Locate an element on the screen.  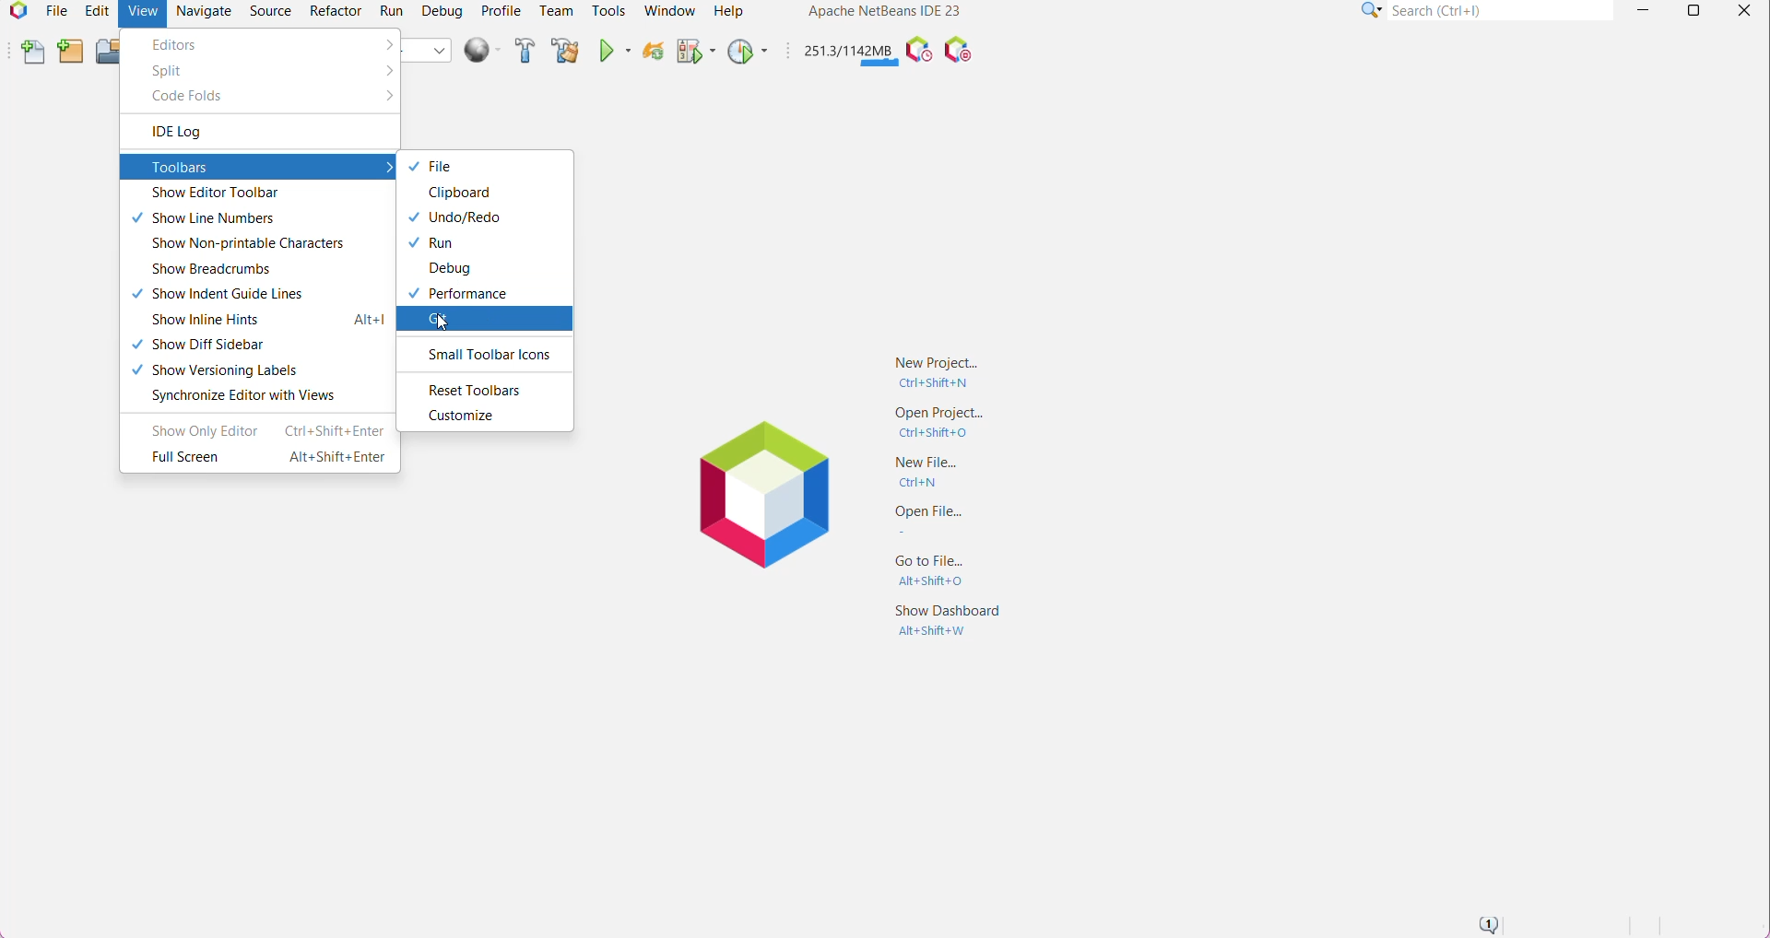
New File is located at coordinates (937, 473).